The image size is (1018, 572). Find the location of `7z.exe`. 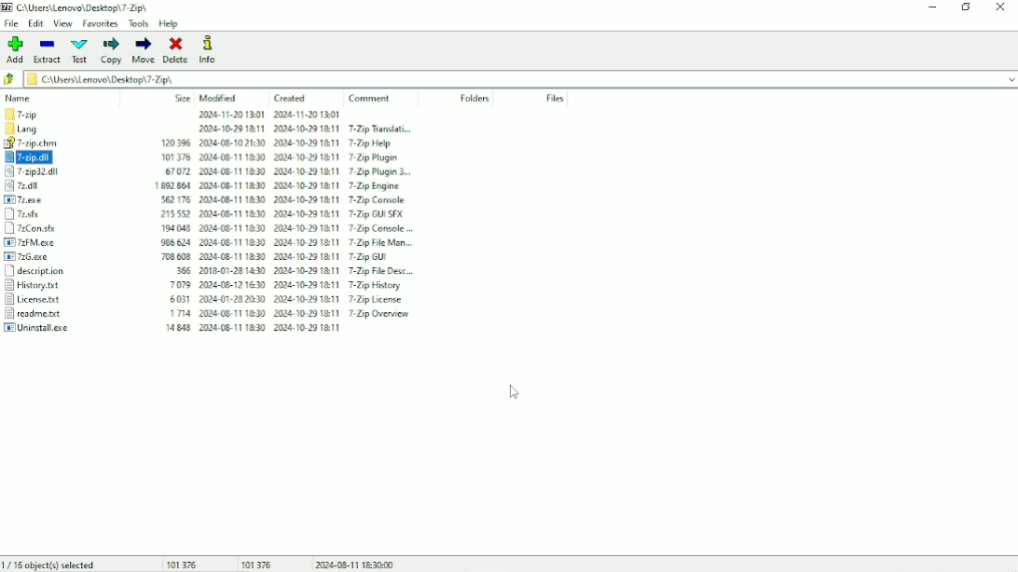

7z.exe is located at coordinates (46, 202).